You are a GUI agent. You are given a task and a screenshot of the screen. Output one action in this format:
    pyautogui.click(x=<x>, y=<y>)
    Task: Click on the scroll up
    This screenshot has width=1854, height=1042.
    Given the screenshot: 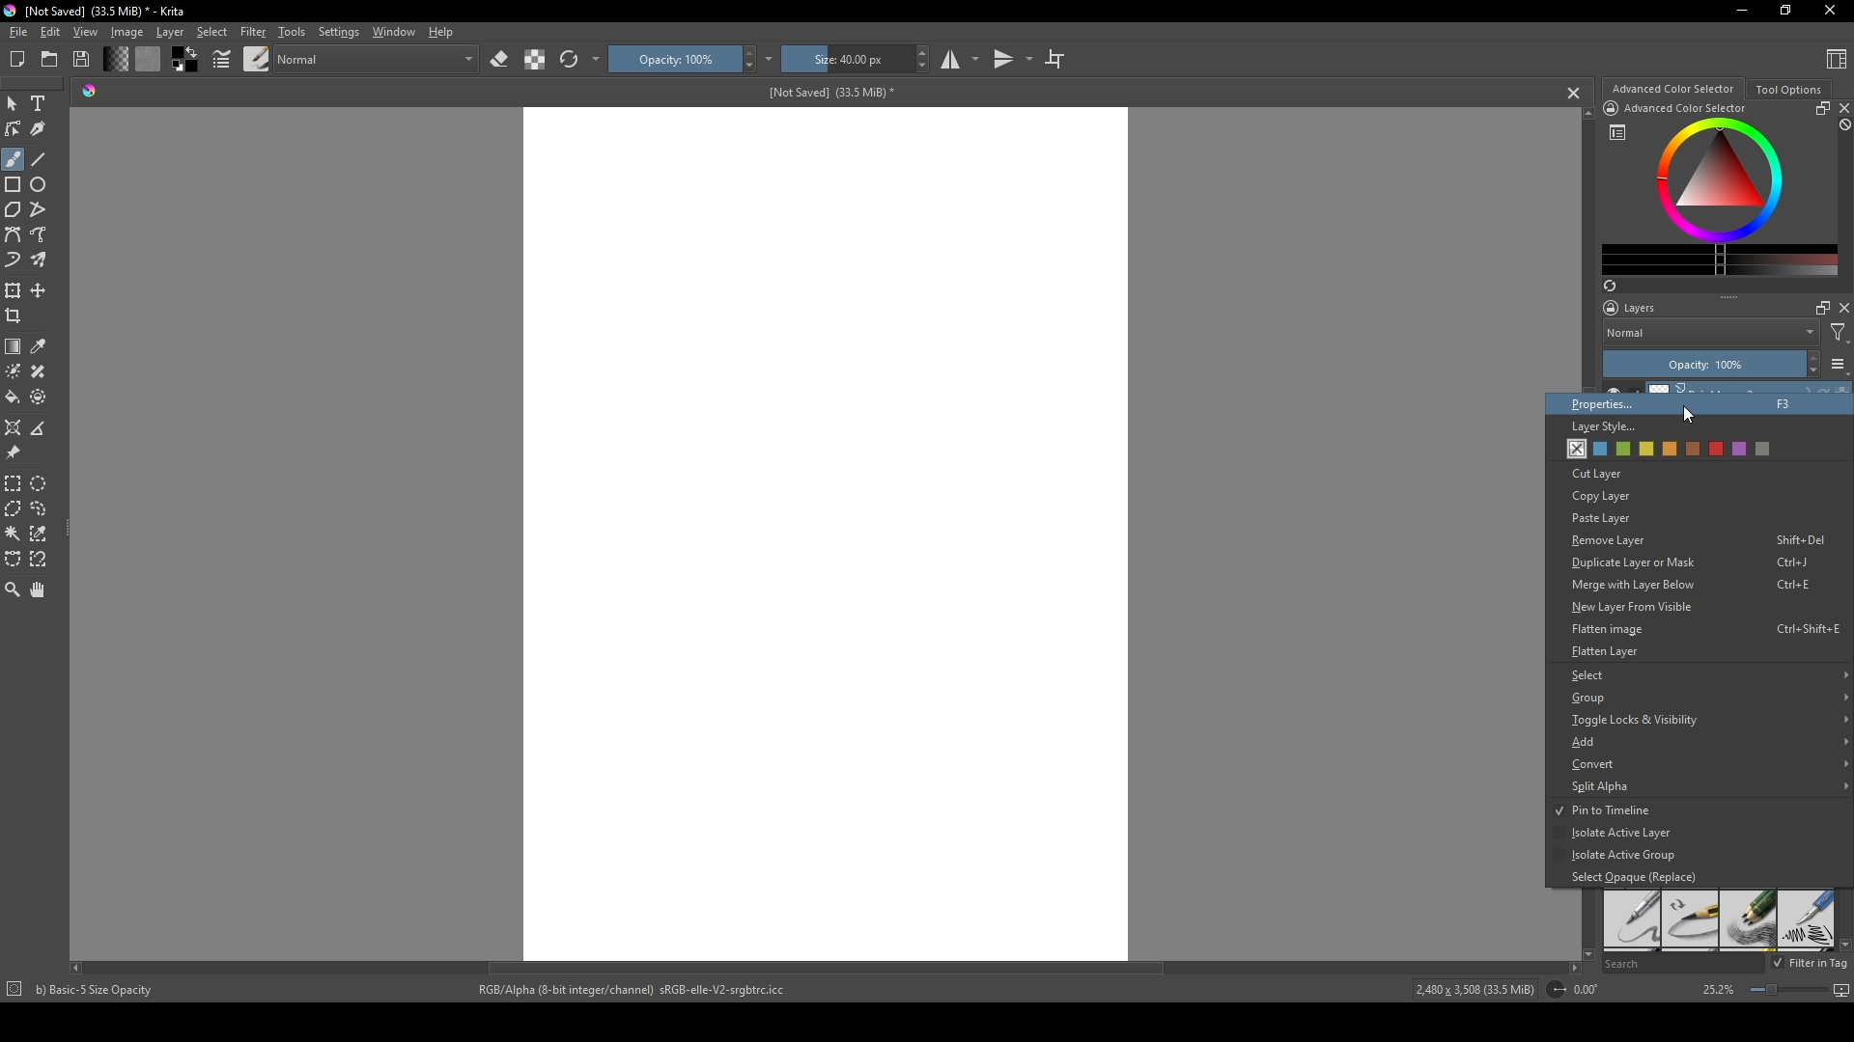 What is the action you would take?
    pyautogui.click(x=1584, y=113)
    